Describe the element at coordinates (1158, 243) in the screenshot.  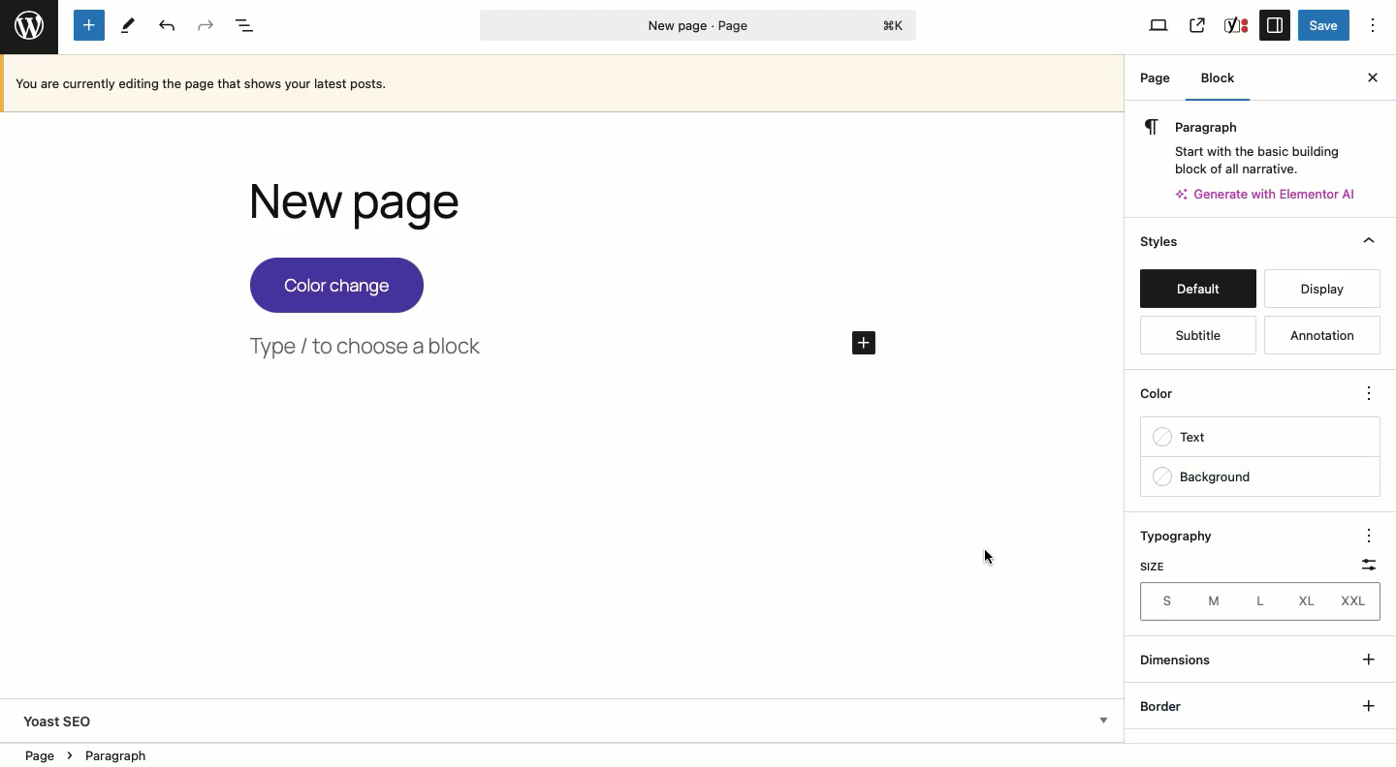
I see `Styles` at that location.